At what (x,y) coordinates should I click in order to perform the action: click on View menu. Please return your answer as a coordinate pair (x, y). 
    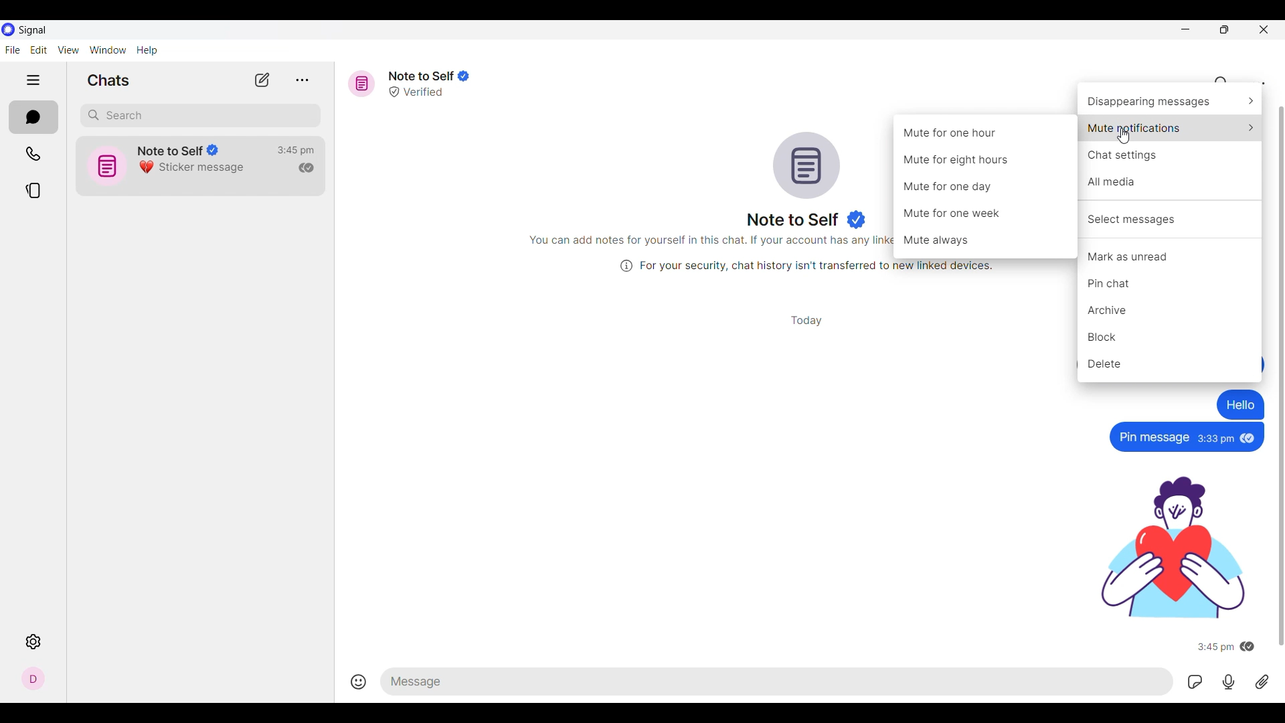
    Looking at the image, I should click on (68, 50).